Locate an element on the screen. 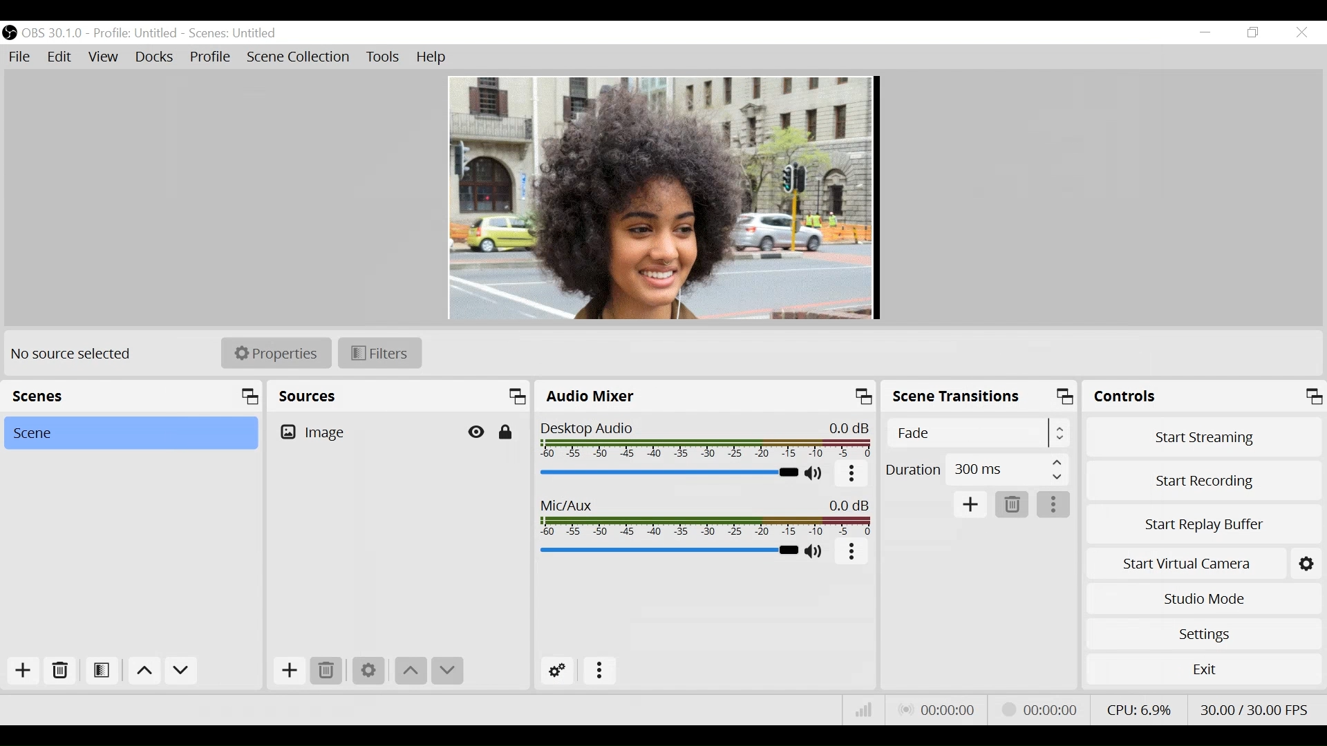  Studio Mode is located at coordinates (1202, 600).